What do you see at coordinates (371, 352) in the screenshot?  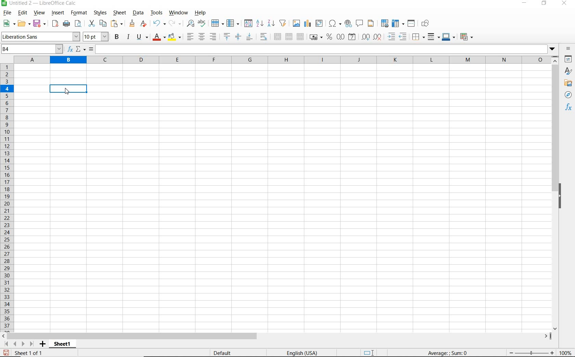 I see `standard selection` at bounding box center [371, 352].